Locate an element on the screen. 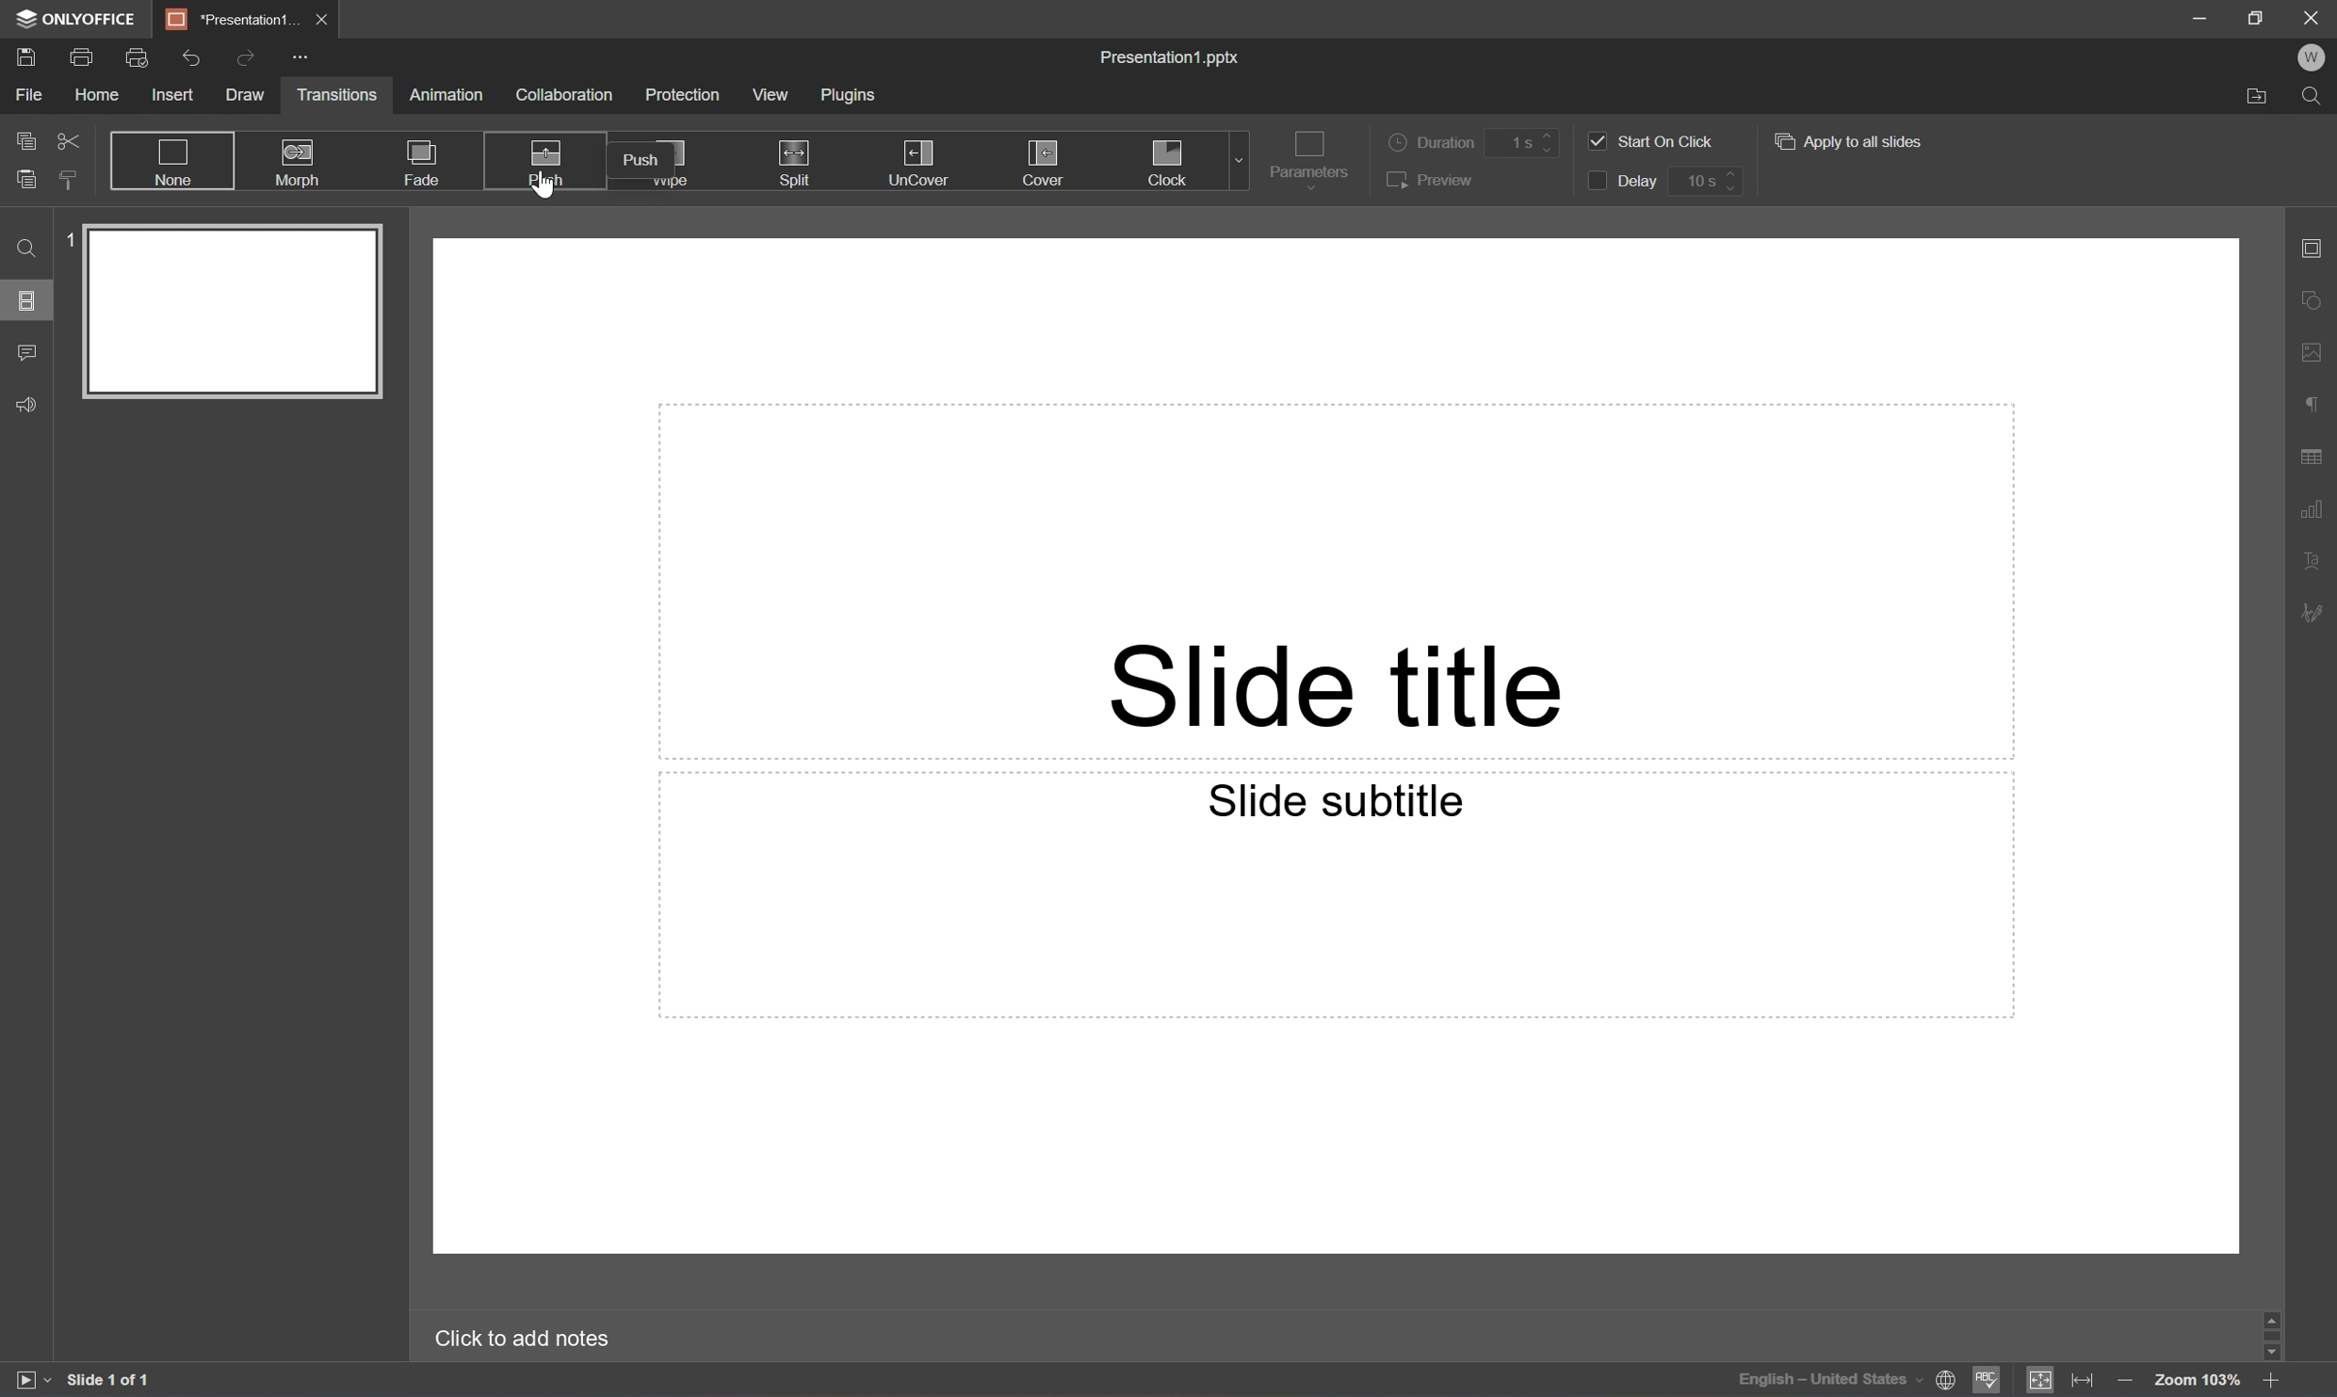 The height and width of the screenshot is (1397, 2337). Scroll Bar is located at coordinates (2275, 1336).